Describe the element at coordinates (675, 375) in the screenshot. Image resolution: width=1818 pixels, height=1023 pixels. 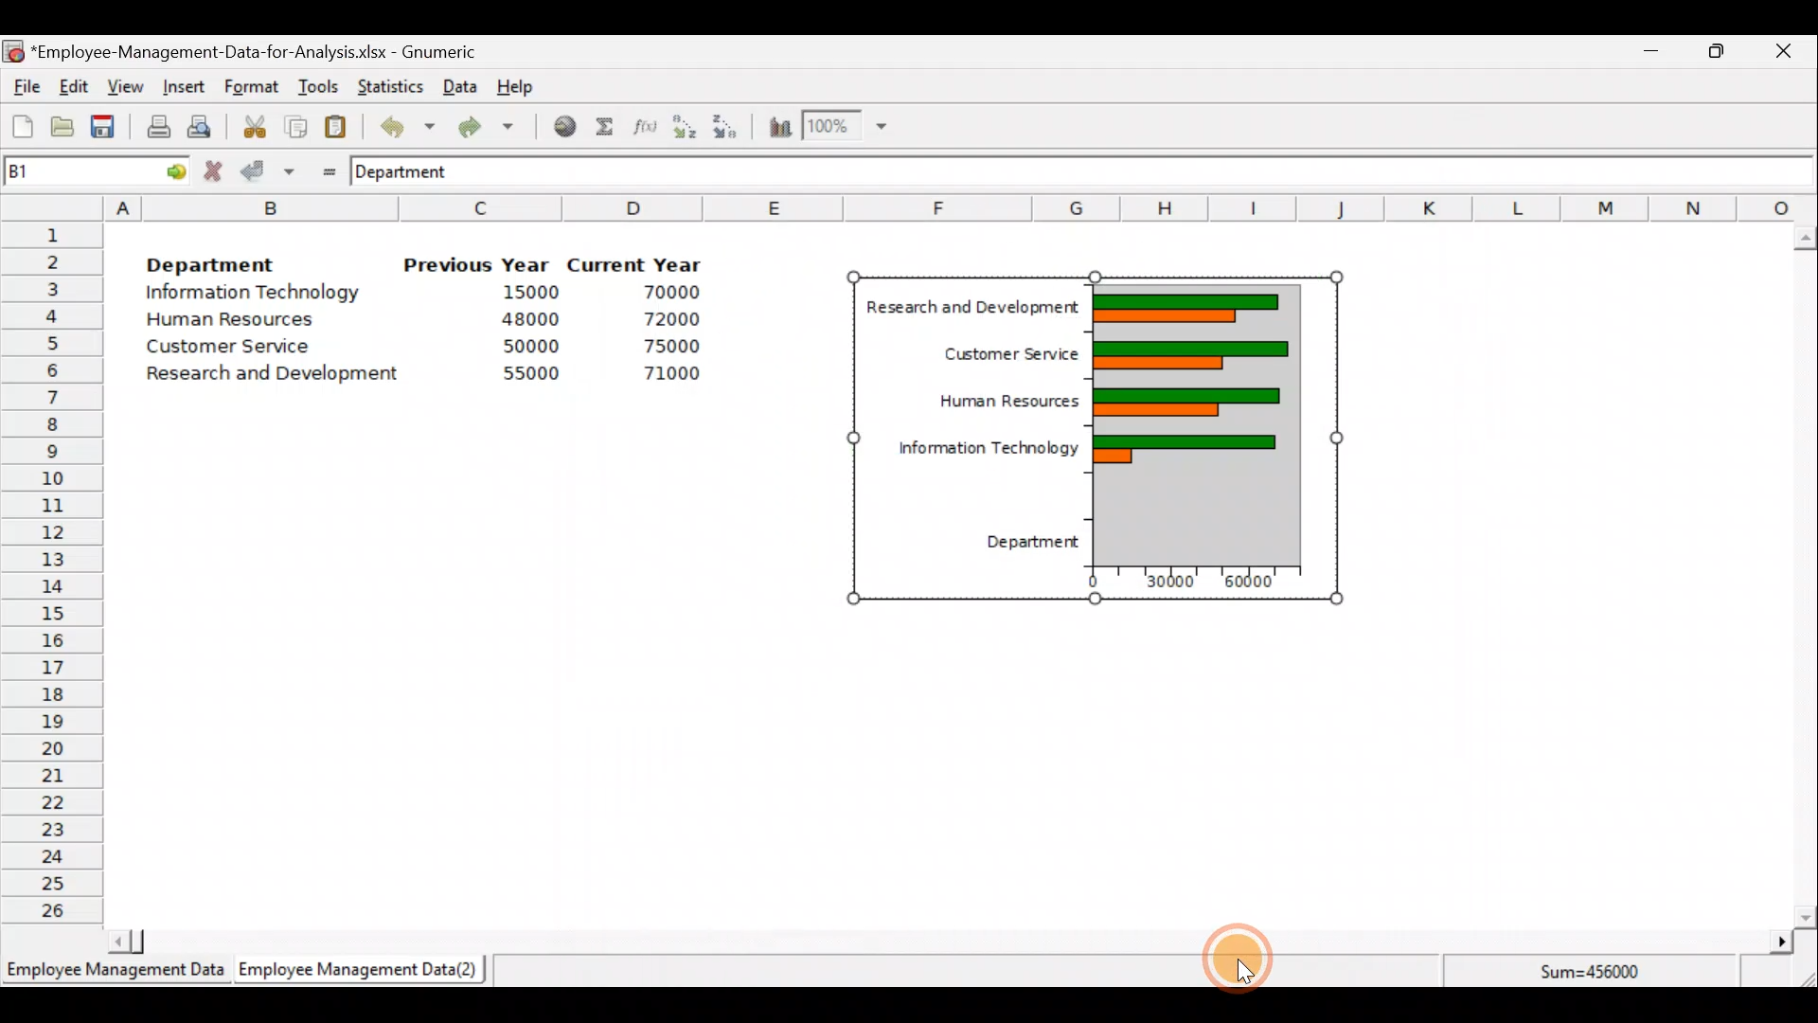
I see `71000` at that location.